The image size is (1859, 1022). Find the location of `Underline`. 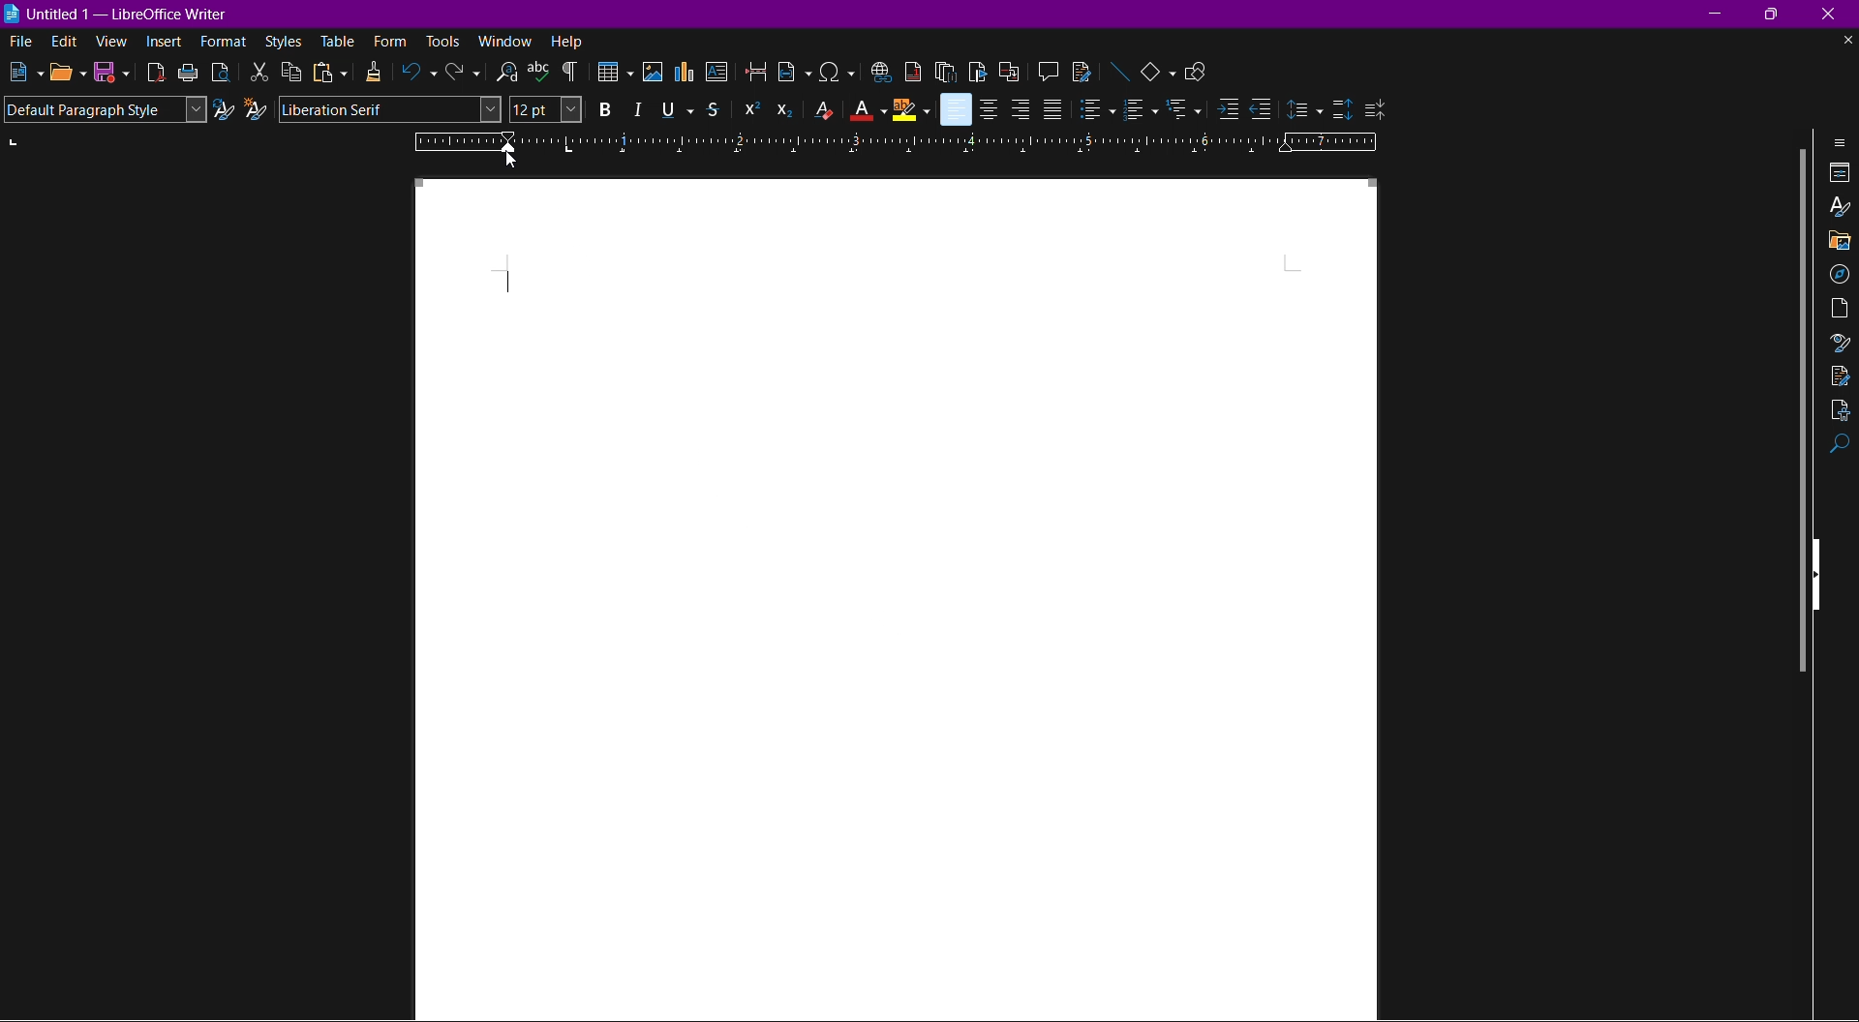

Underline is located at coordinates (676, 108).